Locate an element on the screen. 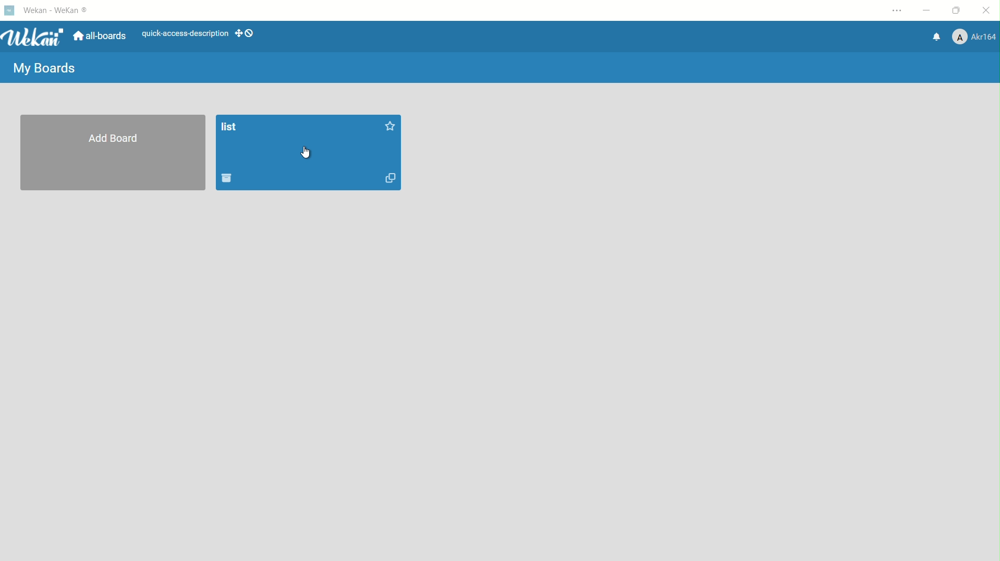  add star to this board is located at coordinates (392, 126).